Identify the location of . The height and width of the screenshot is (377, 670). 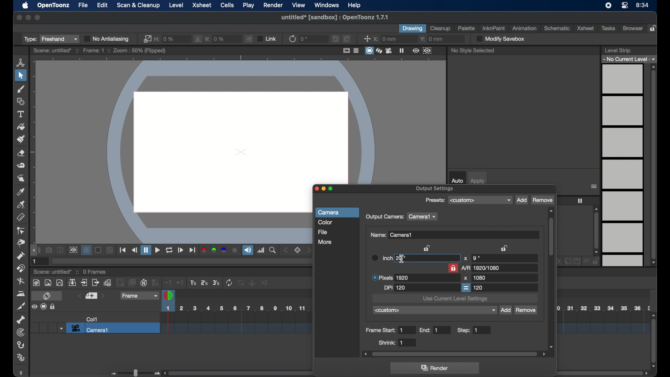
(78, 272).